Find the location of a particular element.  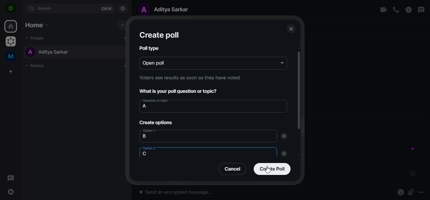

create a space is located at coordinates (12, 72).